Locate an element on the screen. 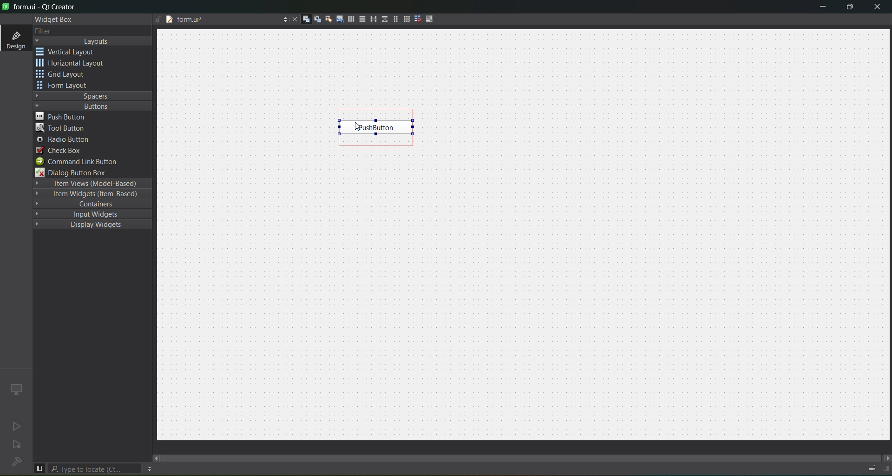 The image size is (892, 476). show/hide left pane is located at coordinates (39, 468).